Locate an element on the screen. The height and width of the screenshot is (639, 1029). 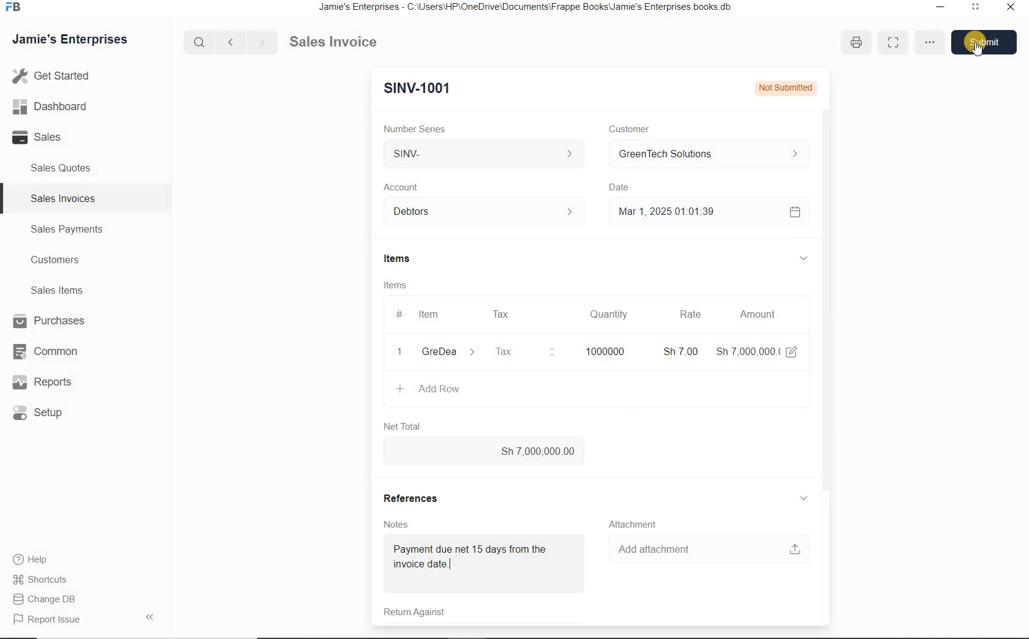
References is located at coordinates (414, 496).